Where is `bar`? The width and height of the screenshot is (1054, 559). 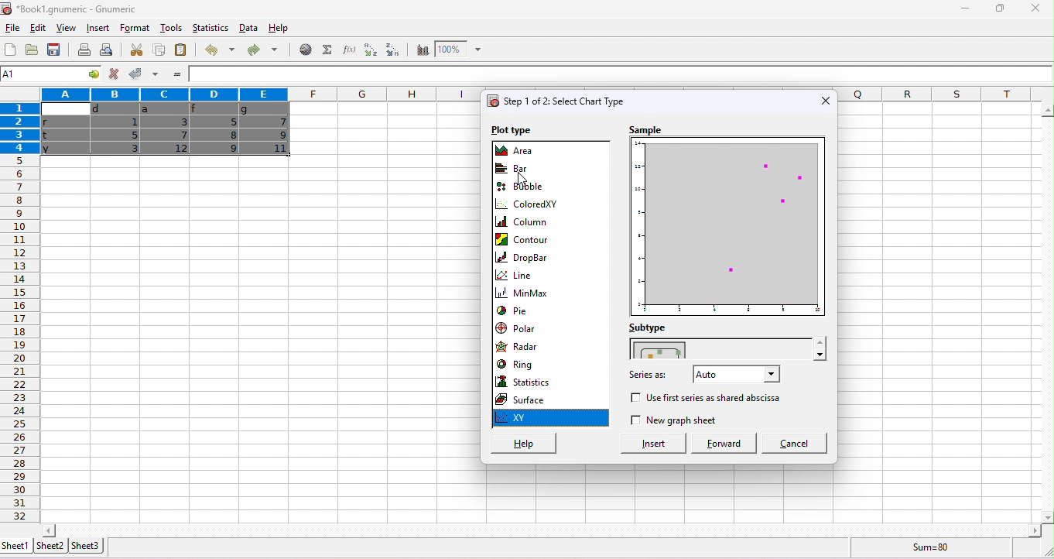 bar is located at coordinates (524, 167).